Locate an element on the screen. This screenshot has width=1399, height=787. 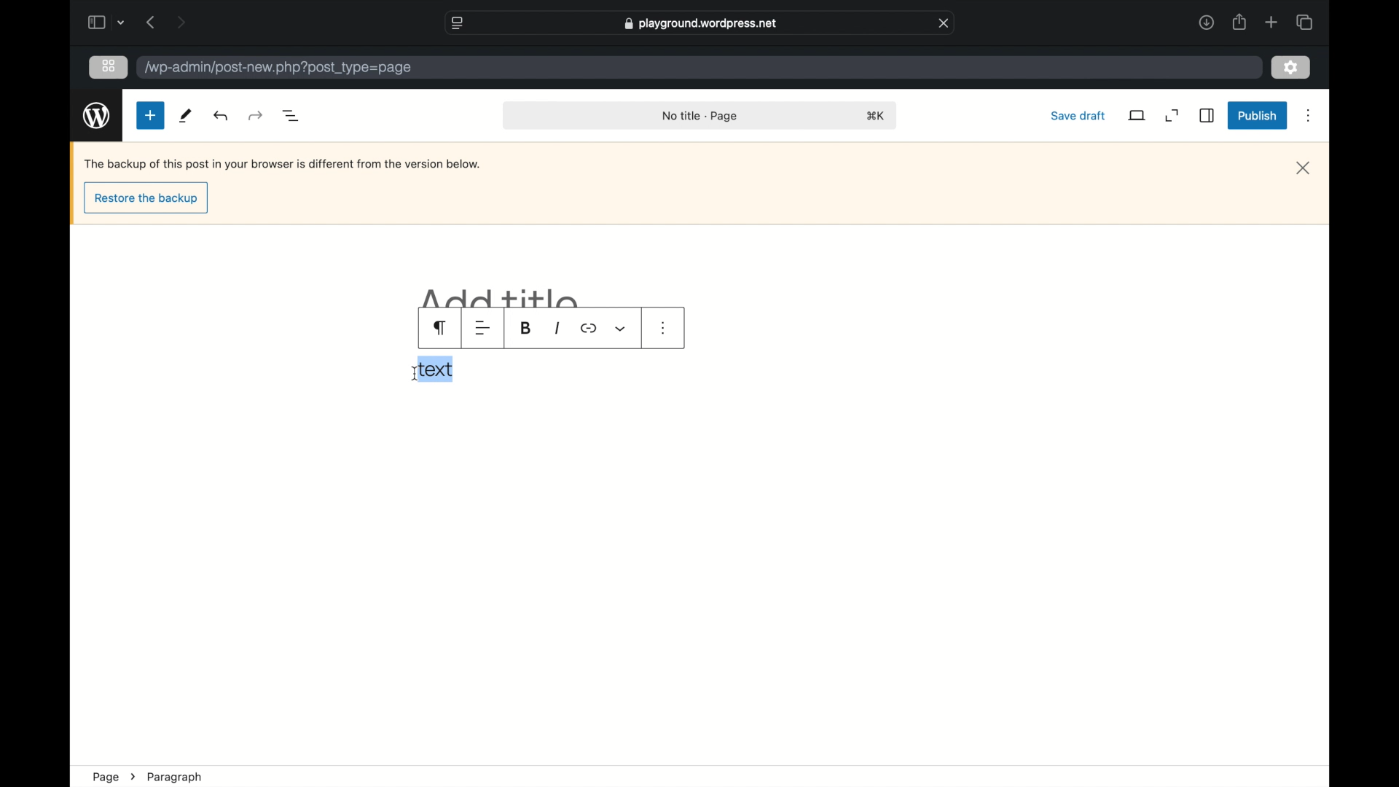
downloads is located at coordinates (1207, 22).